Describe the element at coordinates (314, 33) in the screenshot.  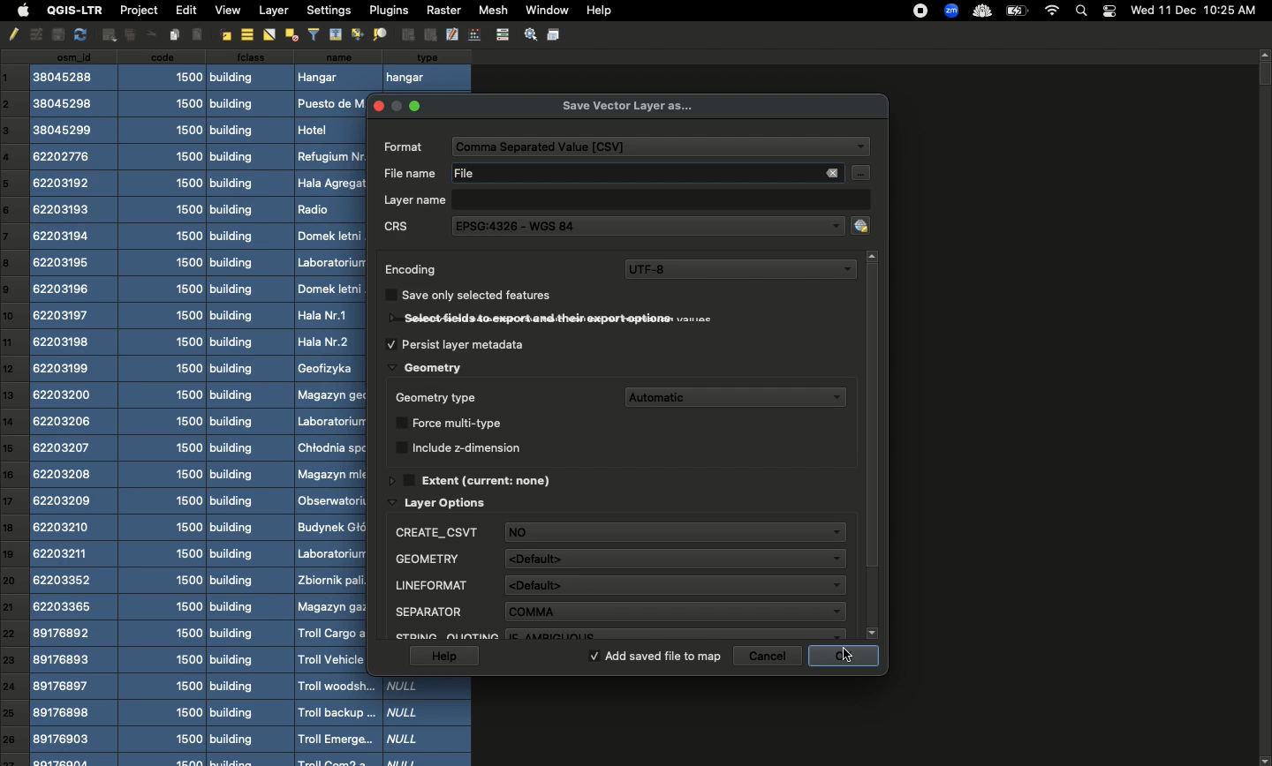
I see `filters` at that location.